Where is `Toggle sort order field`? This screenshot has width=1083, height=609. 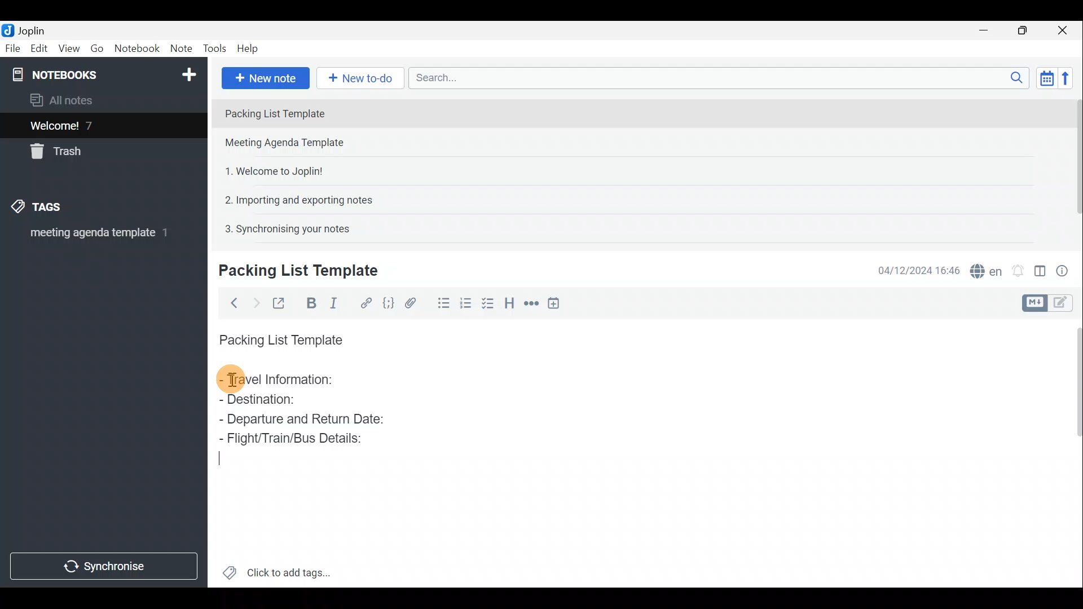 Toggle sort order field is located at coordinates (1043, 78).